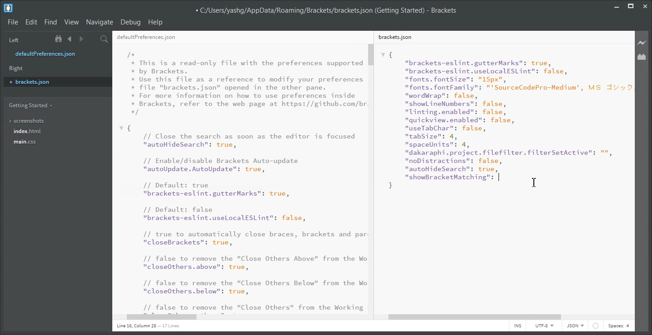 The height and width of the screenshot is (335, 652). I want to click on cursor, so click(536, 182).